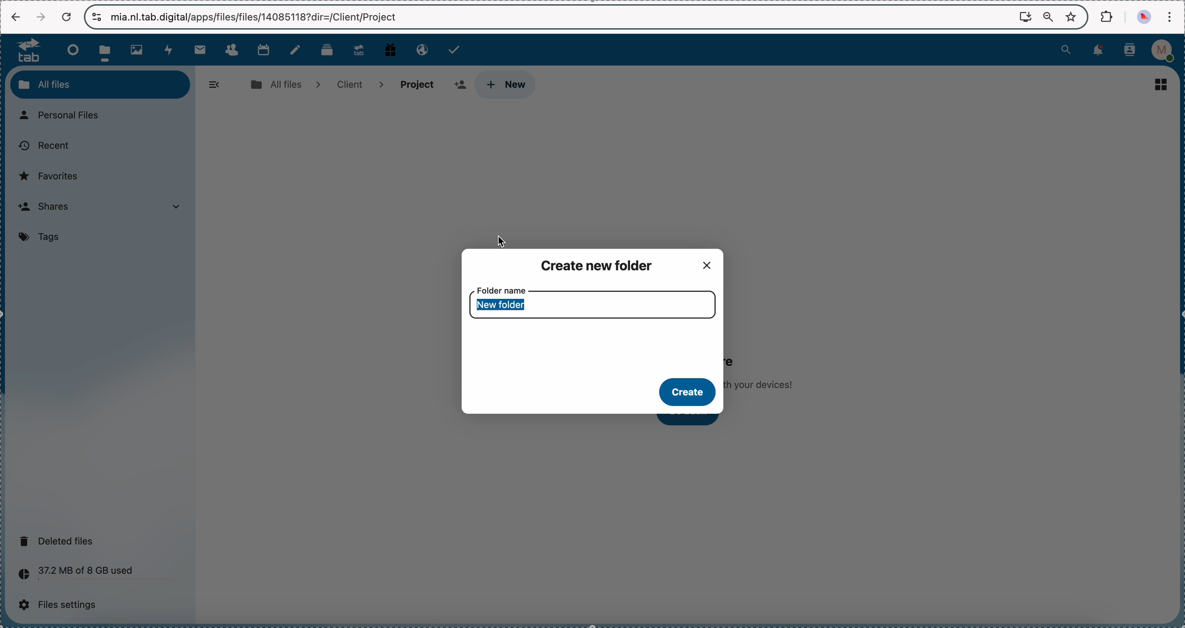 The height and width of the screenshot is (628, 1185). What do you see at coordinates (59, 541) in the screenshot?
I see `deleted files` at bounding box center [59, 541].